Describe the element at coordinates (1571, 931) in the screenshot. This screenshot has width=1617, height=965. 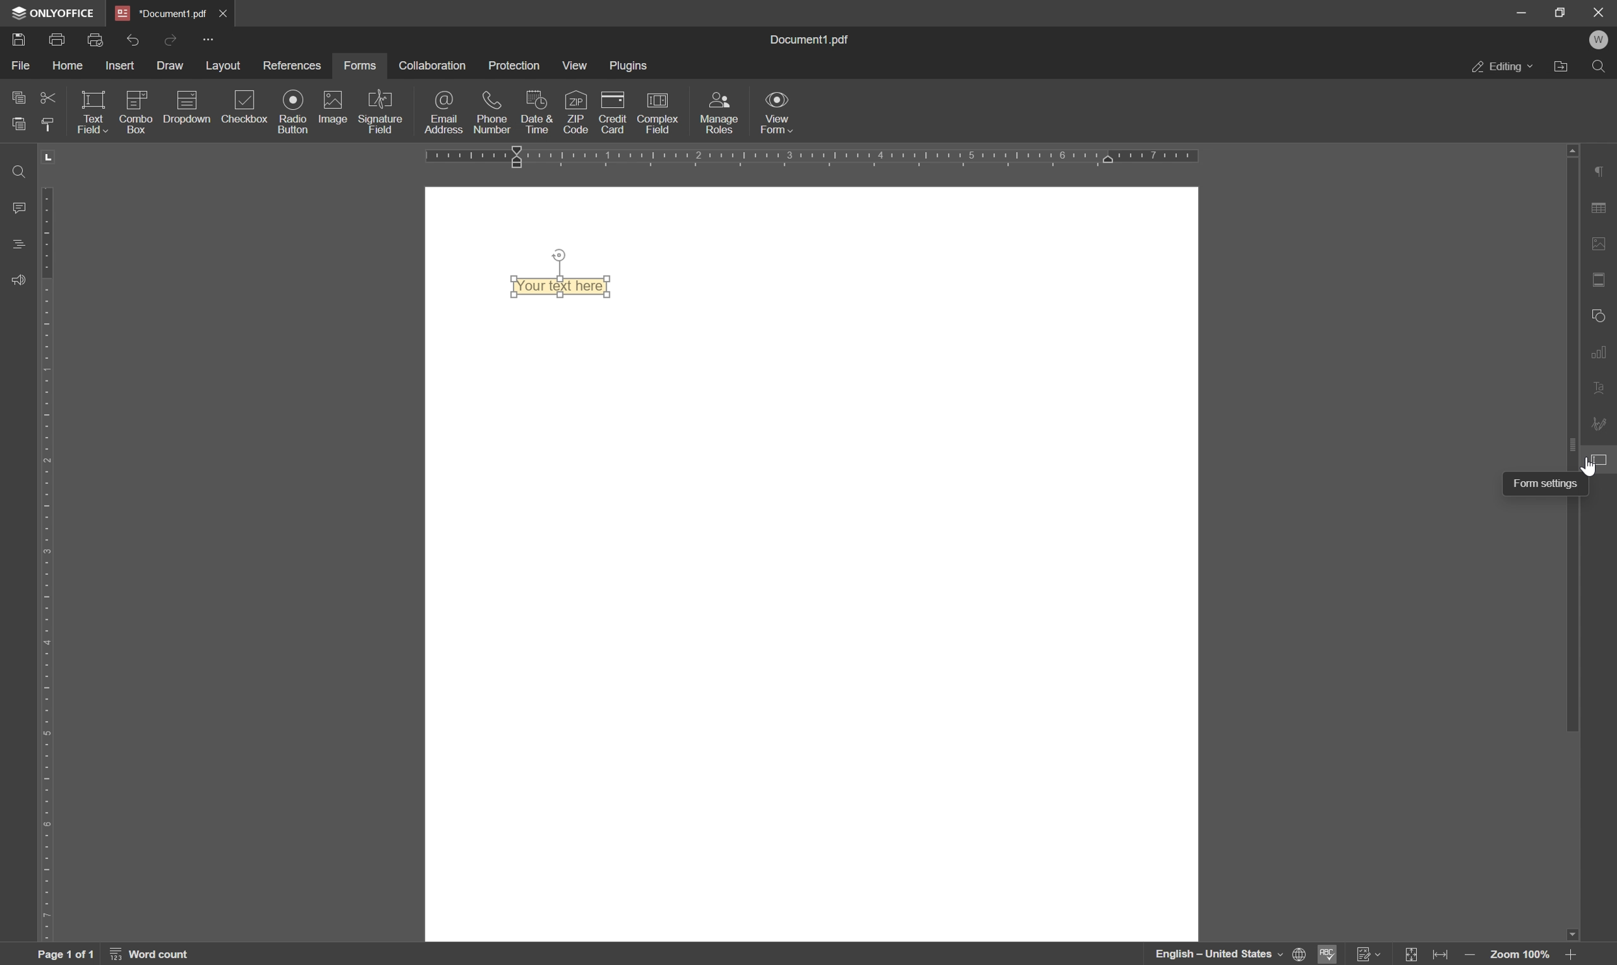
I see `scroll down` at that location.